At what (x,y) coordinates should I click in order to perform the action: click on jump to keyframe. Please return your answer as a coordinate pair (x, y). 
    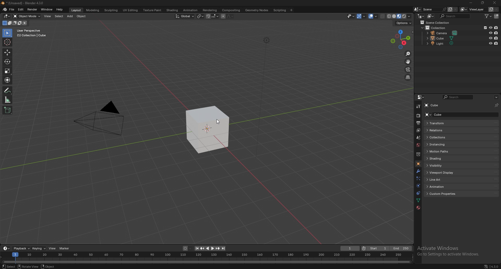
    Looking at the image, I should click on (217, 248).